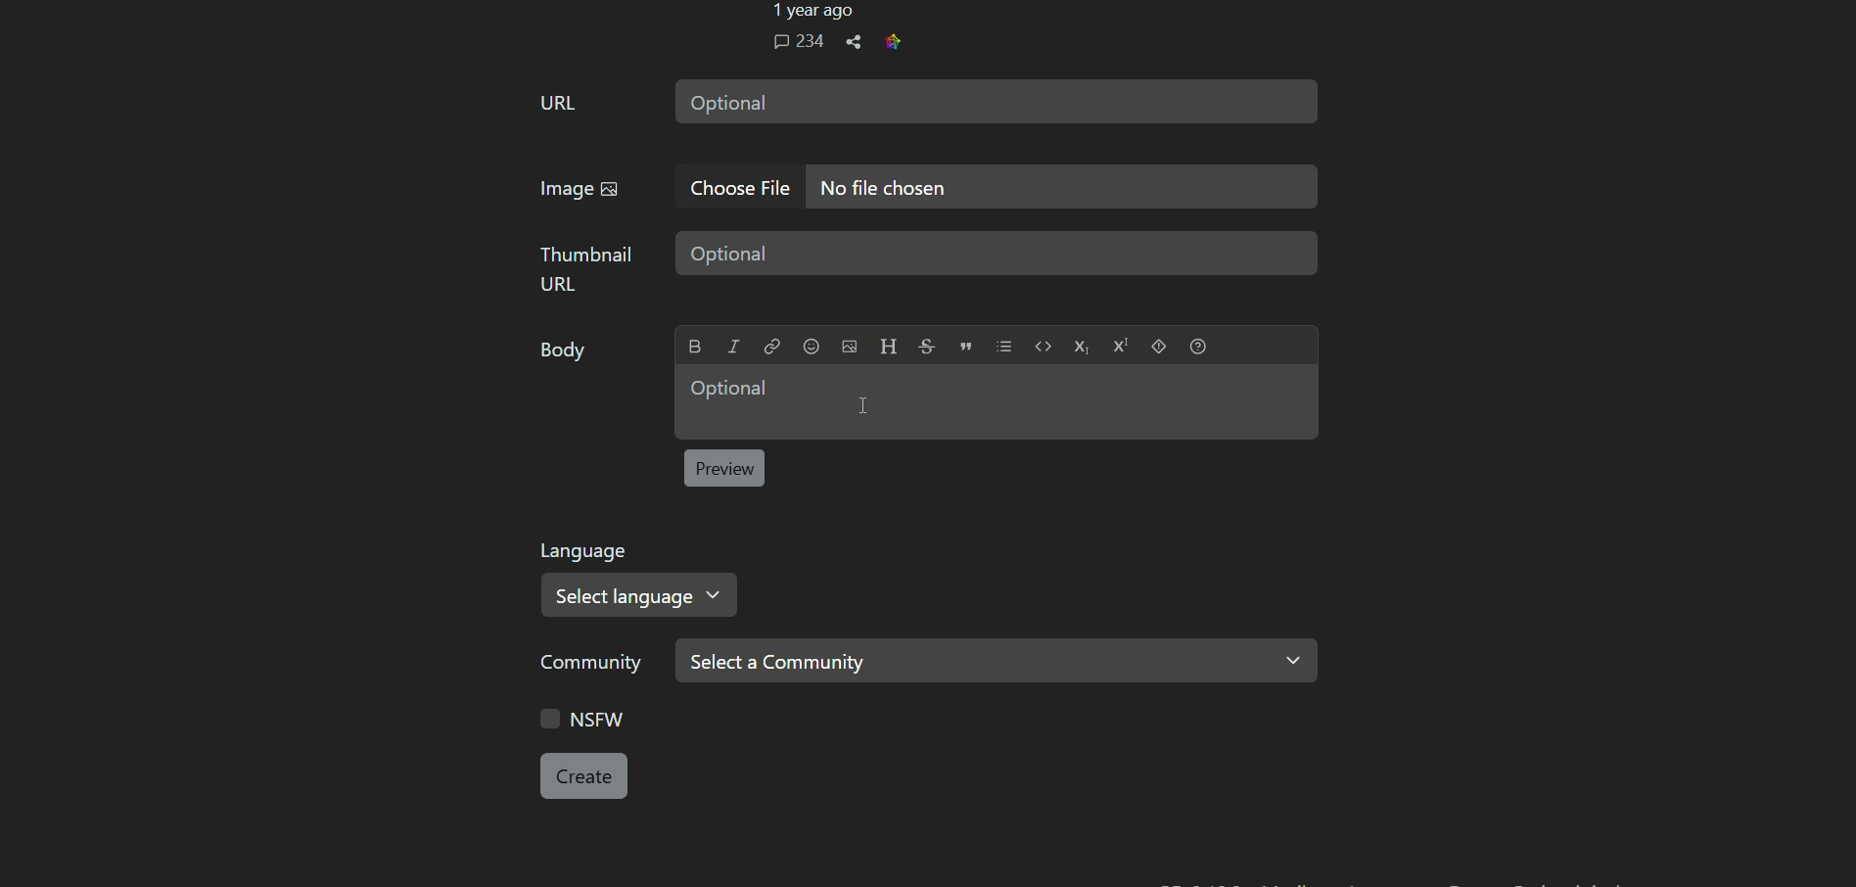  I want to click on Header, so click(888, 346).